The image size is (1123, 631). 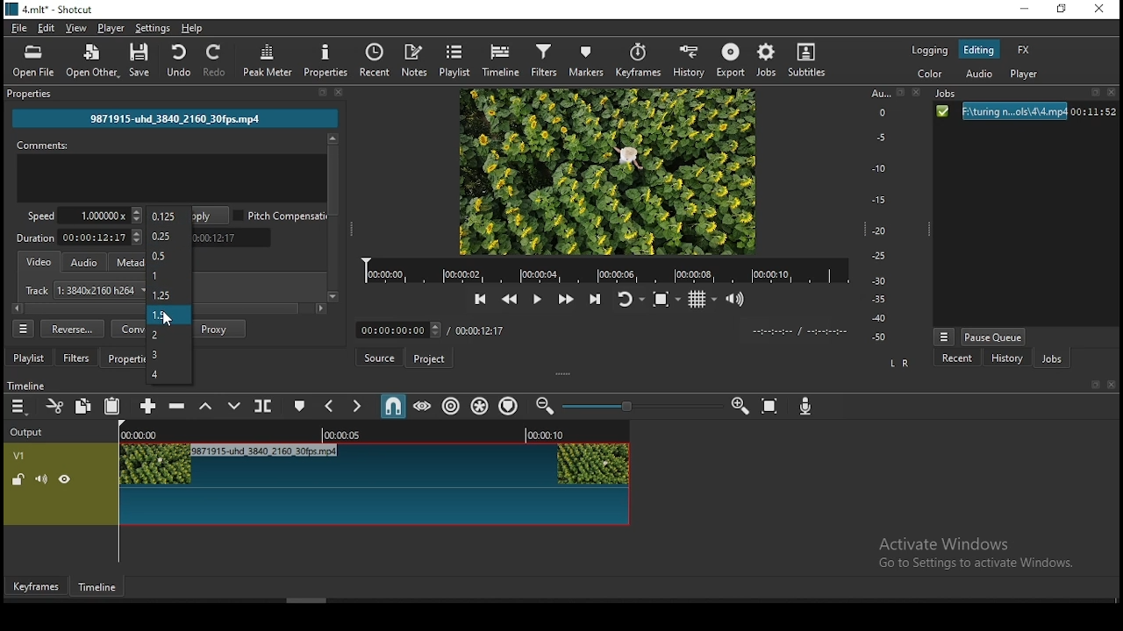 I want to click on 1.25, so click(x=168, y=293).